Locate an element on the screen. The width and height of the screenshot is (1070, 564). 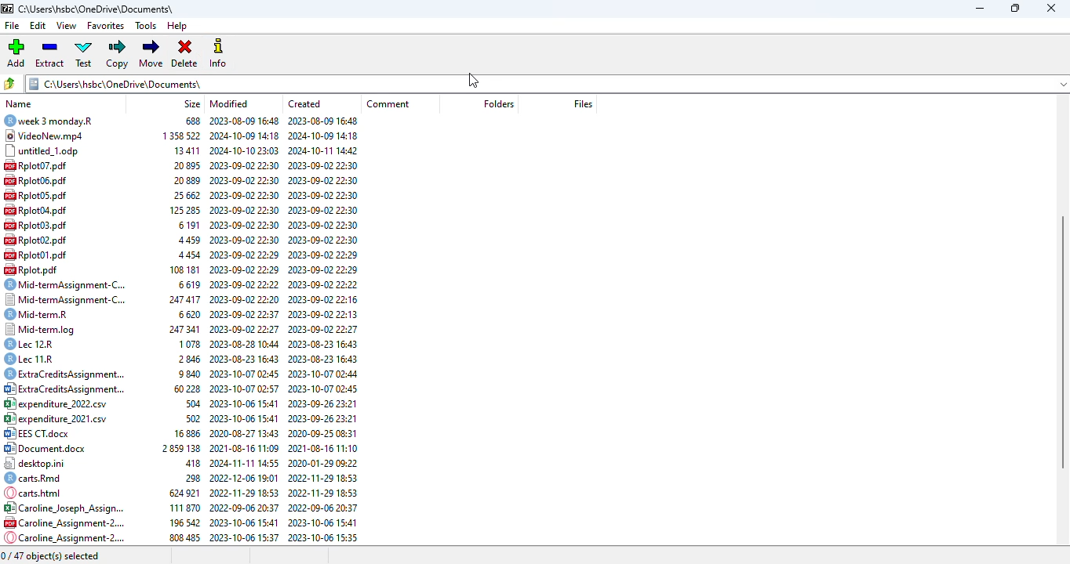
2023-08-09 16:48 is located at coordinates (246, 121).